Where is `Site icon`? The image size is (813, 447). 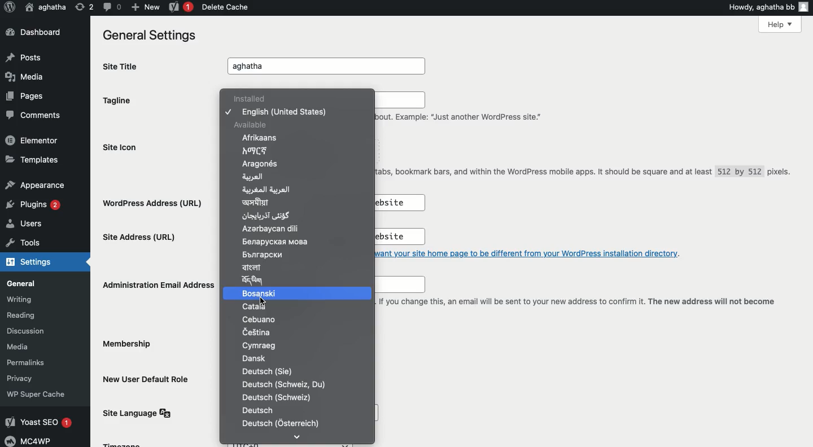 Site icon is located at coordinates (124, 147).